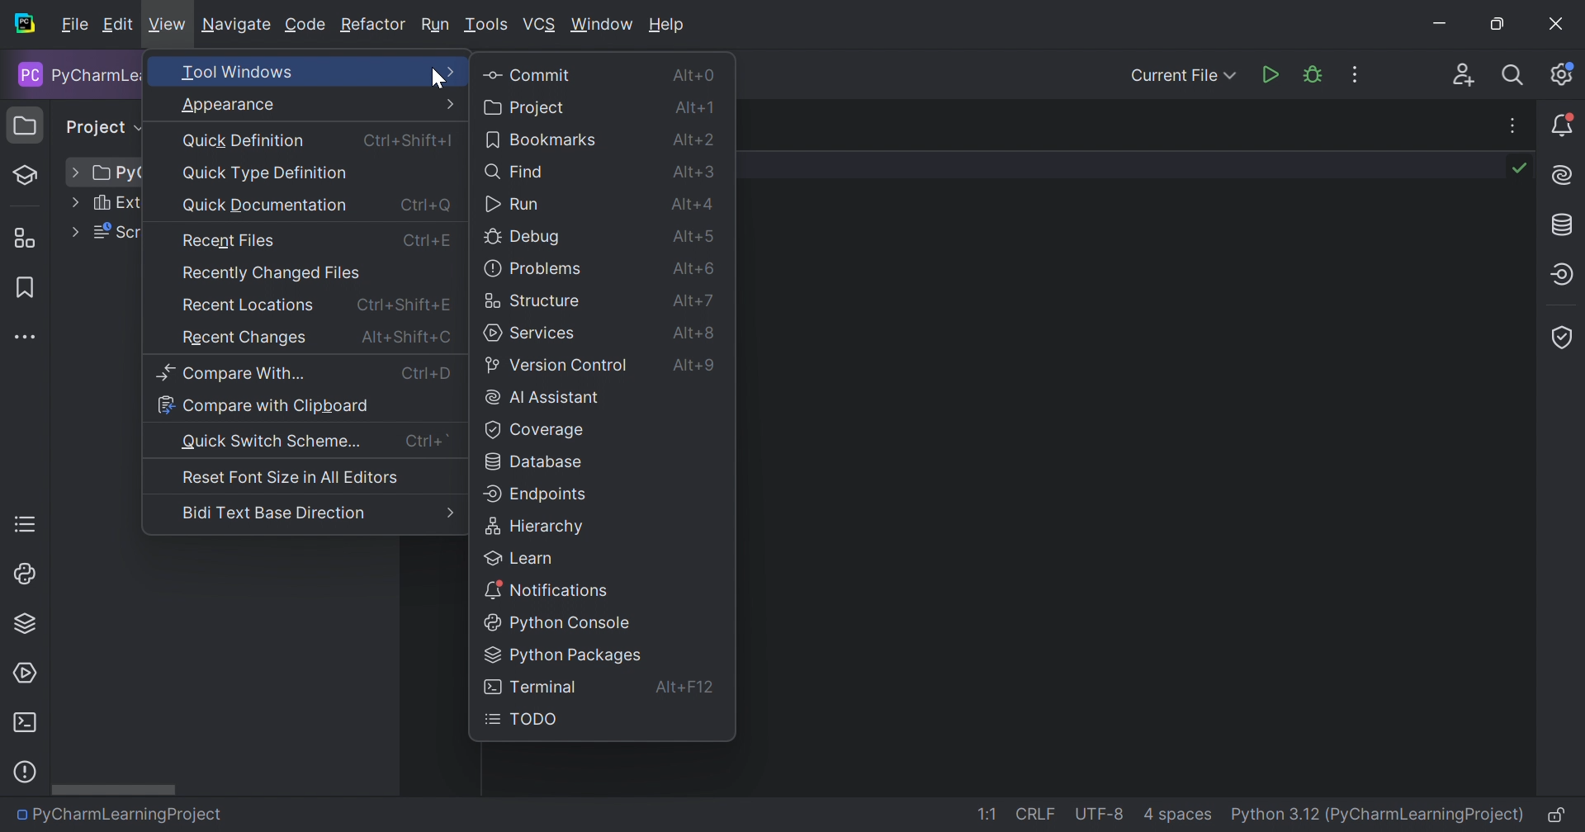 This screenshot has height=832, width=1585. What do you see at coordinates (1565, 272) in the screenshot?
I see `Endpoints` at bounding box center [1565, 272].